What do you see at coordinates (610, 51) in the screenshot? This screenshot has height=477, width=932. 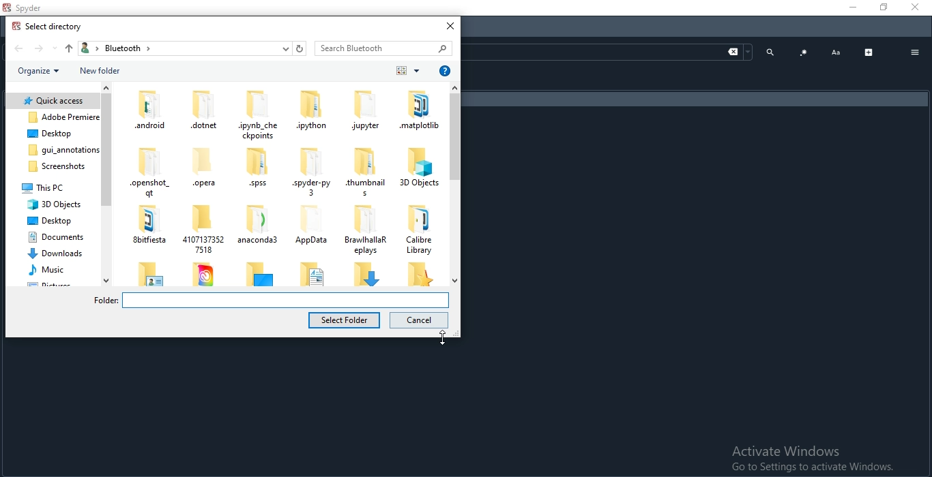 I see `search bar` at bounding box center [610, 51].